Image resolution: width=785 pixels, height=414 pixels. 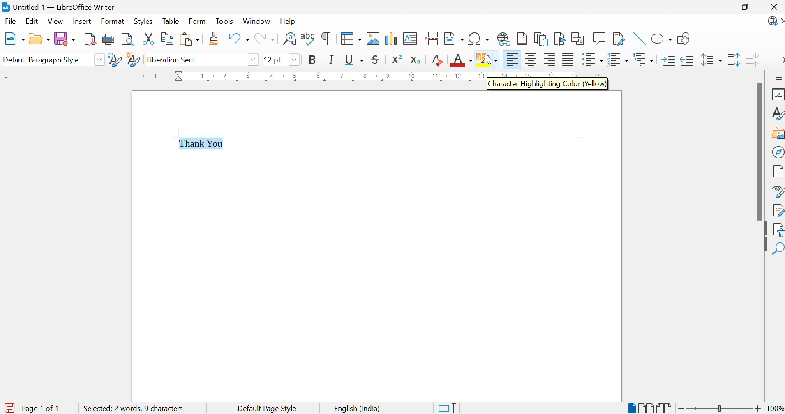 What do you see at coordinates (512, 59) in the screenshot?
I see `Align Left` at bounding box center [512, 59].